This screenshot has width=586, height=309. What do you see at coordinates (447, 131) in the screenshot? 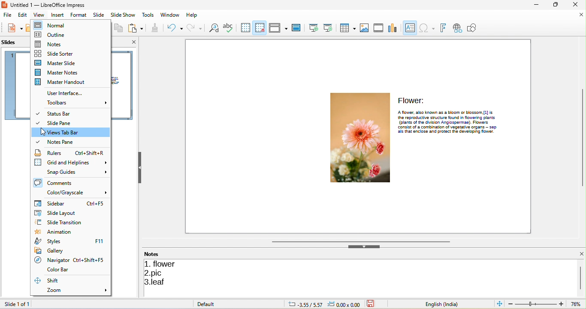
I see `poe ‘als that enclose and protect the geveloping flower.` at bounding box center [447, 131].